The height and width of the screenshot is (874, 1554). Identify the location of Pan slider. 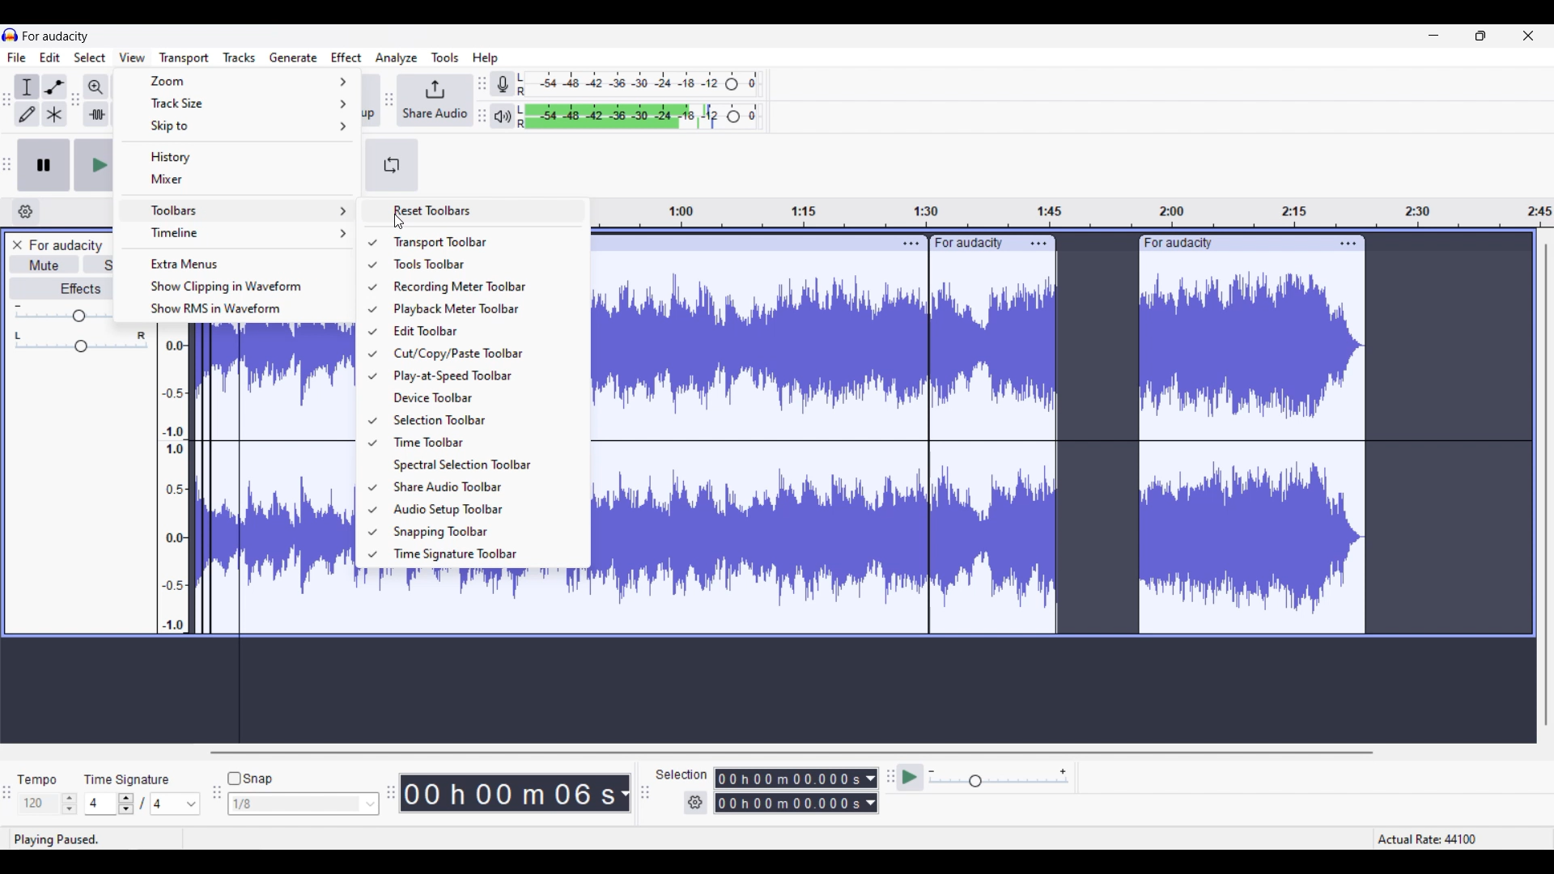
(81, 342).